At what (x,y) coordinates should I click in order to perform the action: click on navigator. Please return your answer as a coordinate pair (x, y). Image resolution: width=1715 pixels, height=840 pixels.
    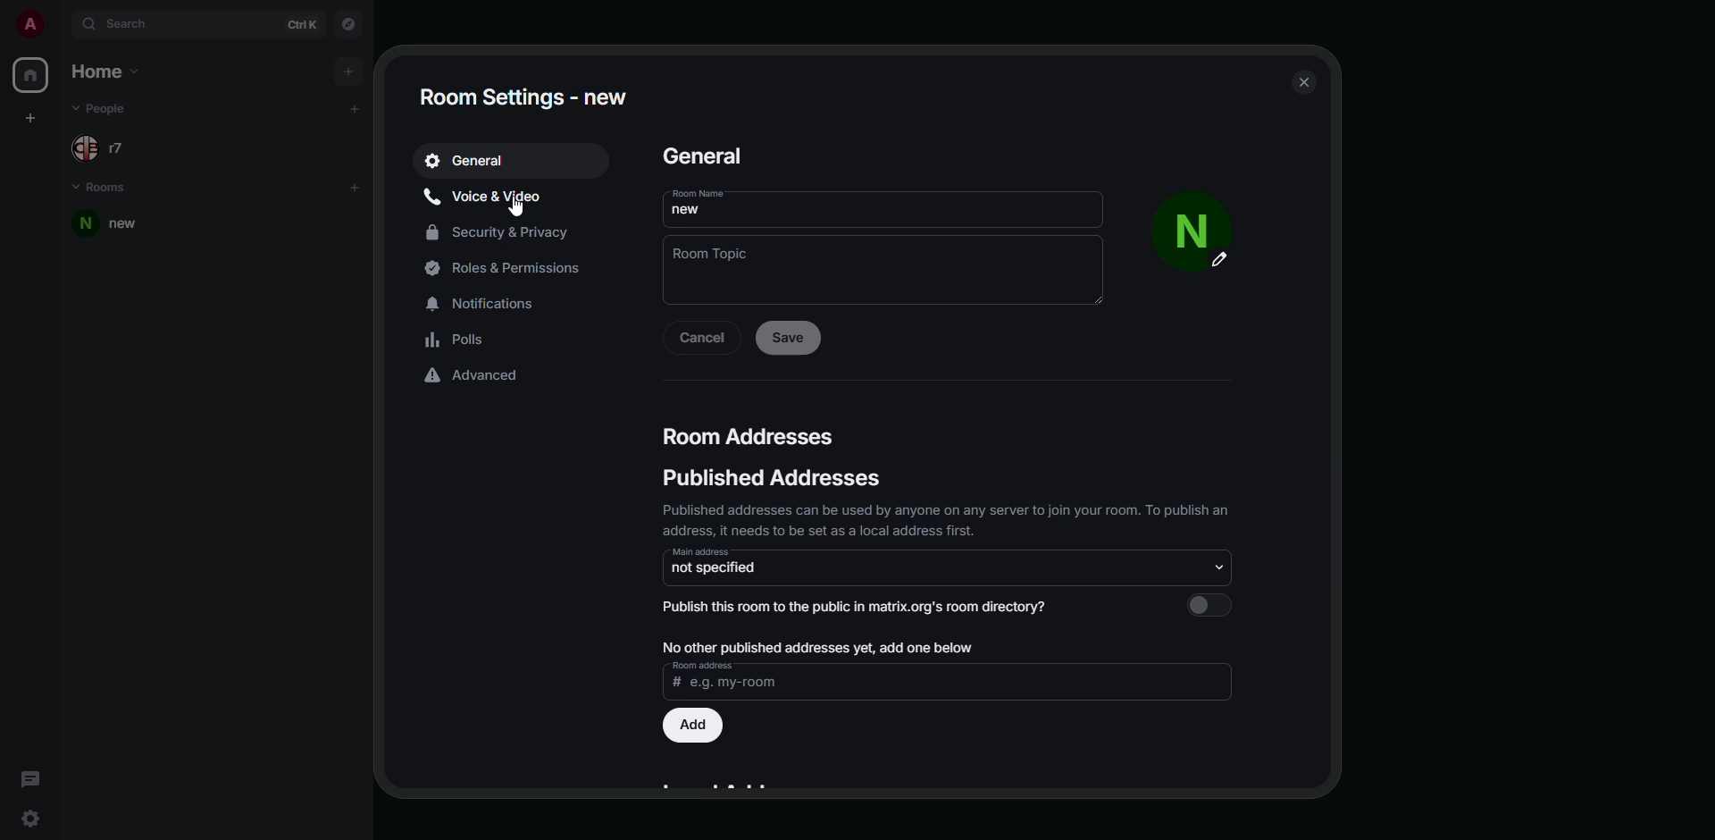
    Looking at the image, I should click on (347, 22).